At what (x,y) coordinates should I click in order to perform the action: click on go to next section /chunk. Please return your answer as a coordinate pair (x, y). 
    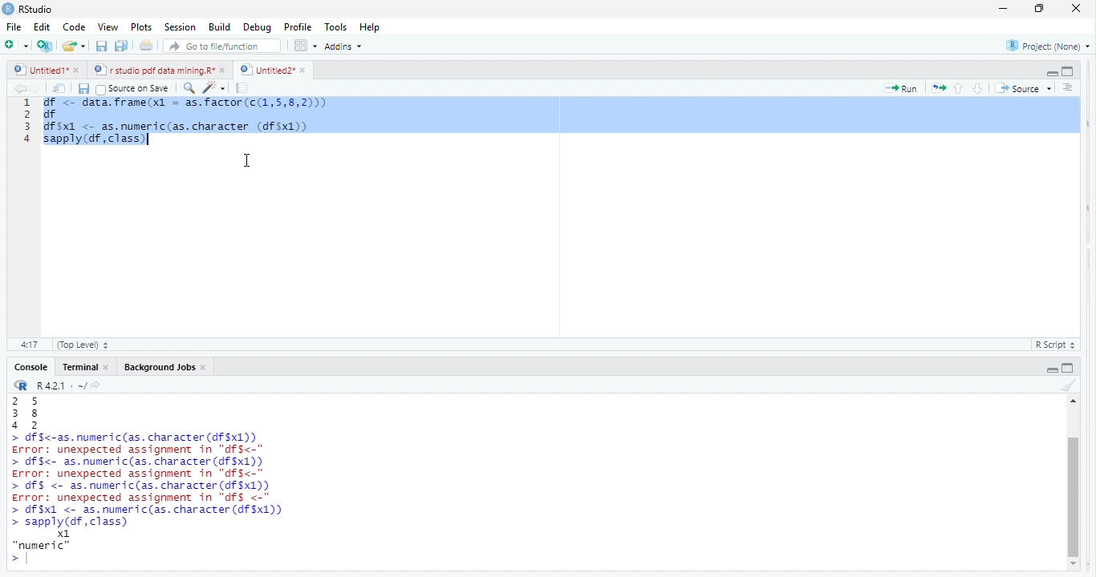
    Looking at the image, I should click on (979, 90).